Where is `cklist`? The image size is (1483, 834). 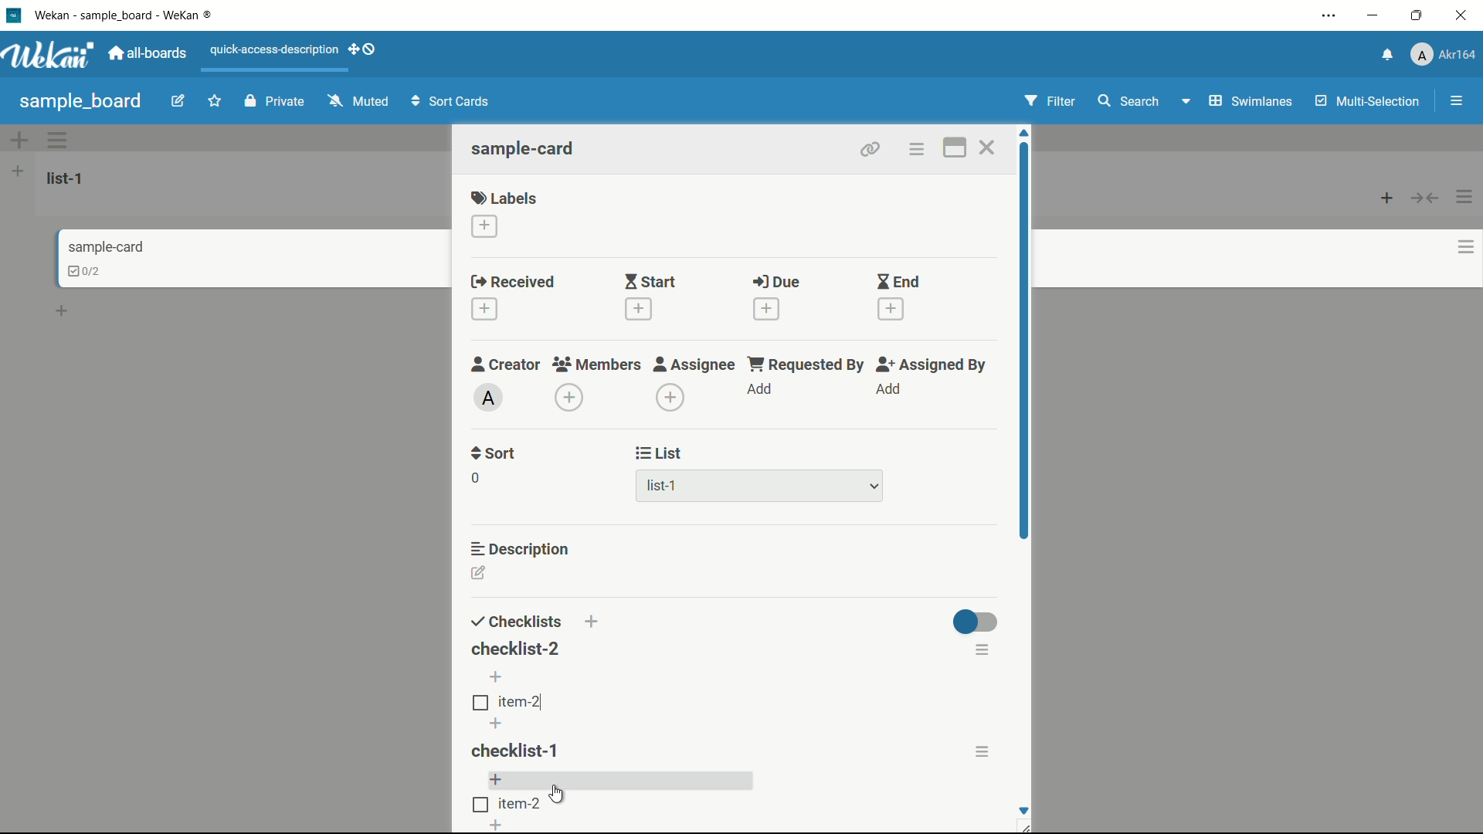 cklist is located at coordinates (86, 271).